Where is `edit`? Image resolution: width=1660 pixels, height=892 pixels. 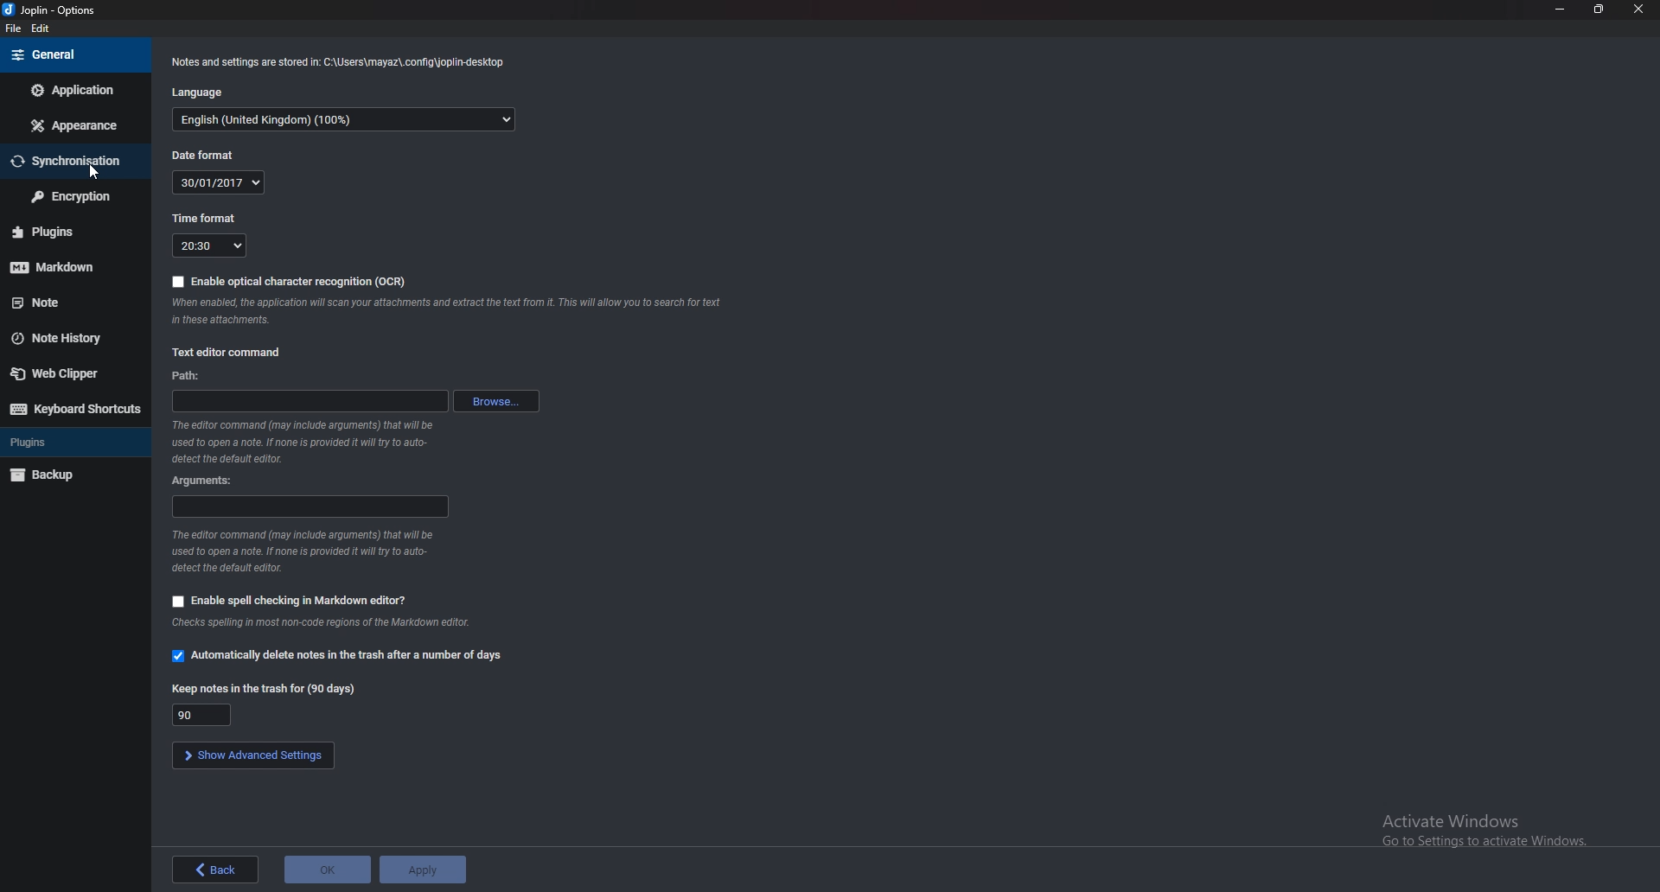
edit is located at coordinates (41, 27).